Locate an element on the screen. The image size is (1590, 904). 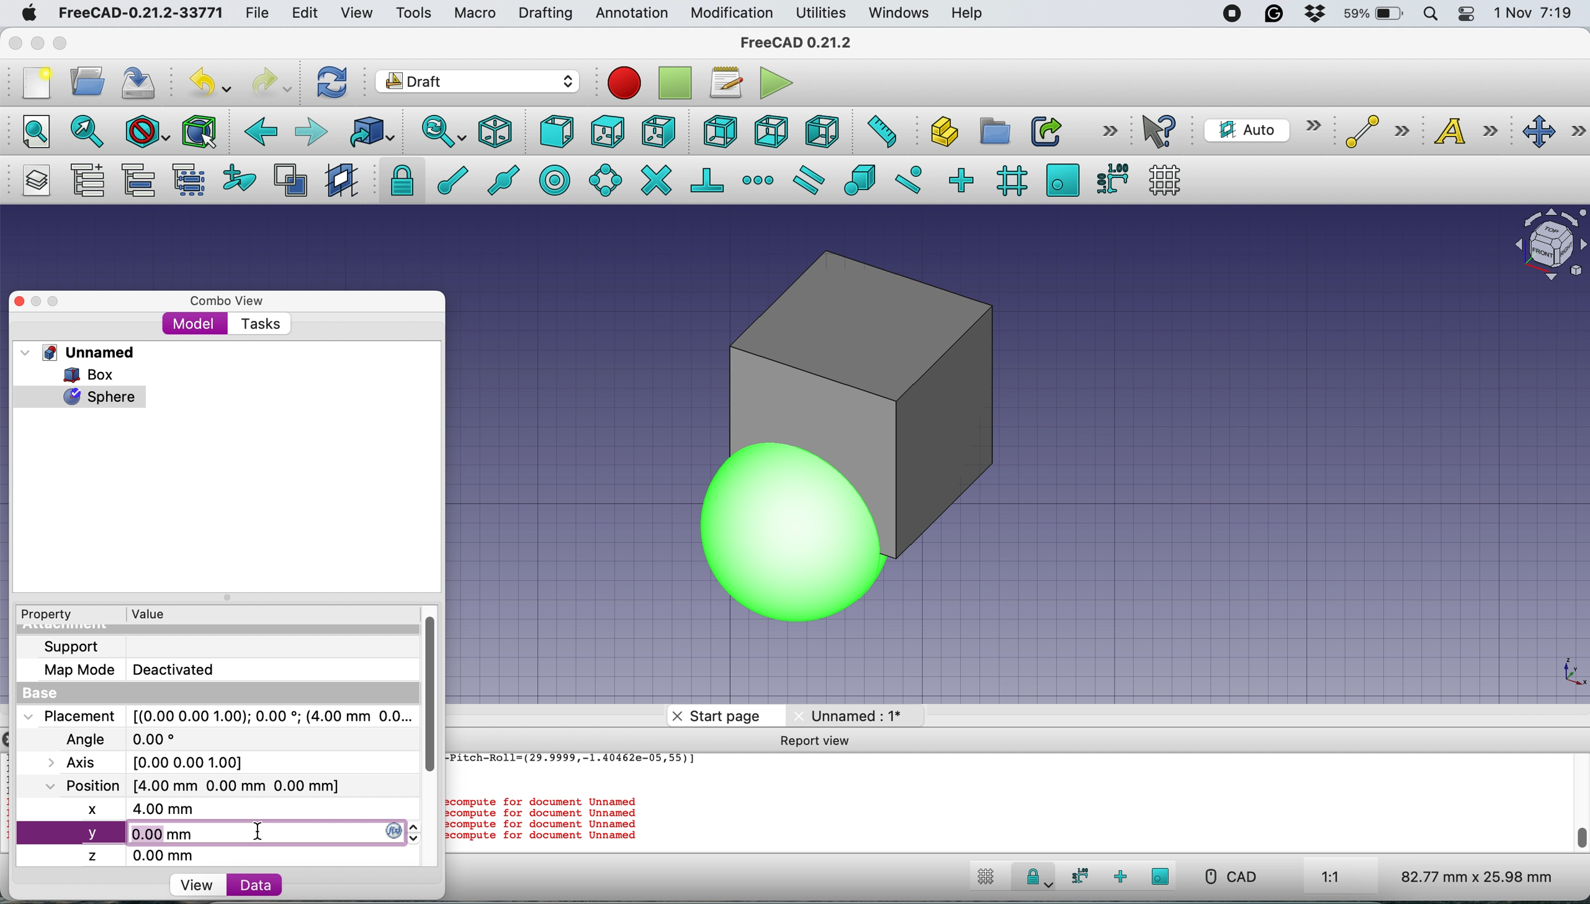
snap extension is located at coordinates (760, 180).